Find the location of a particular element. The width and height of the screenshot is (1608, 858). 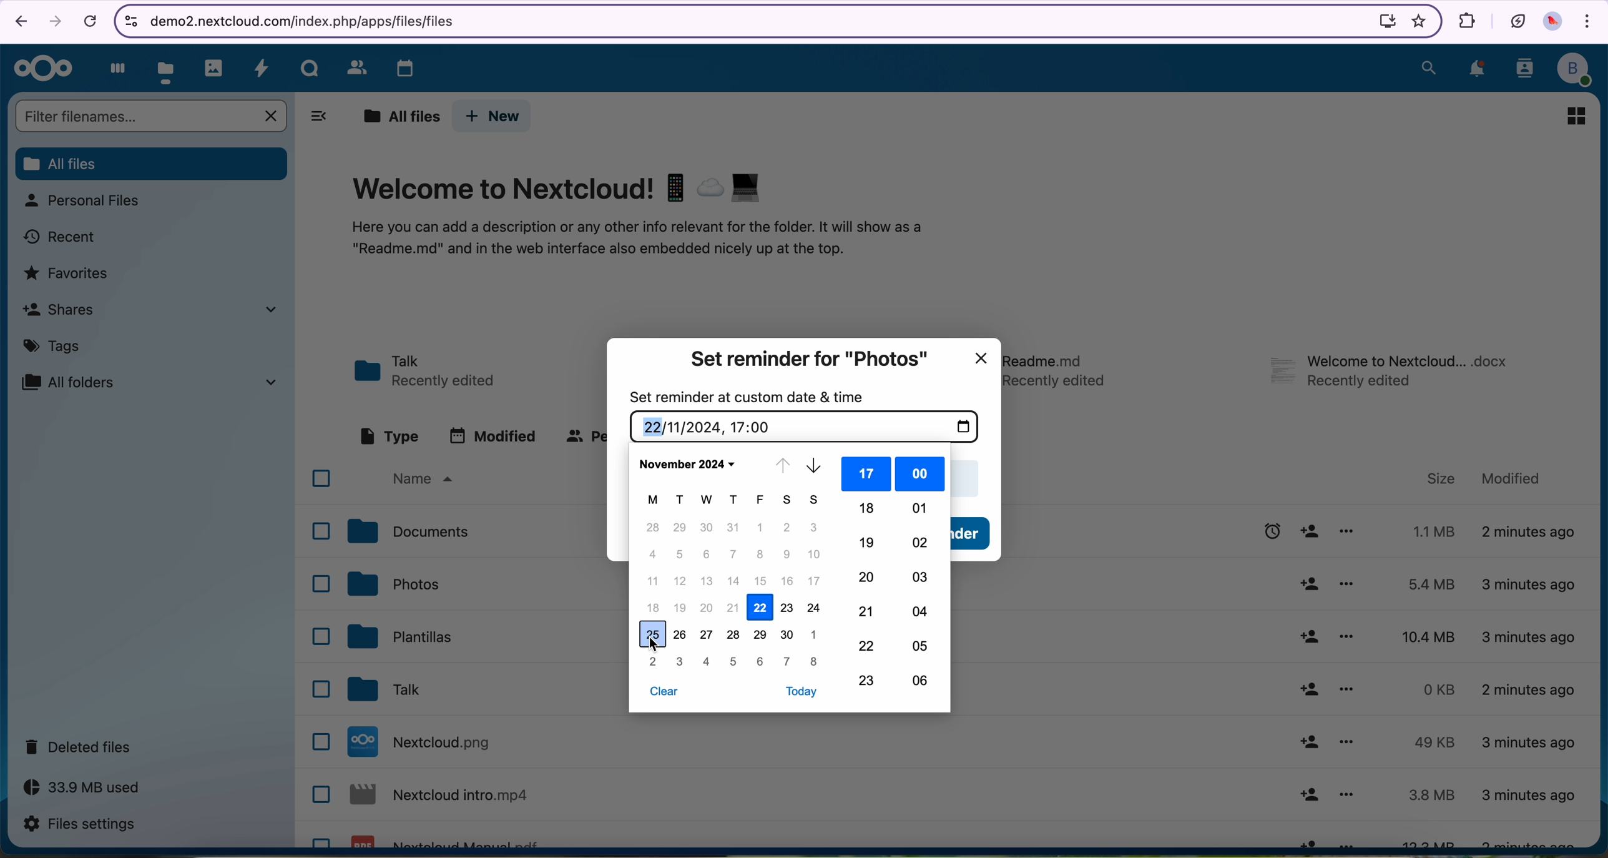

all files is located at coordinates (398, 116).